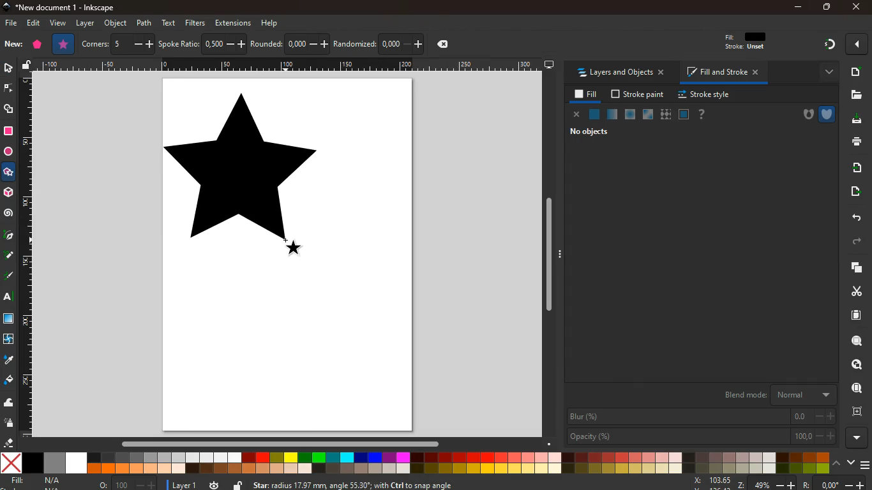 This screenshot has width=872, height=490. I want to click on filters, so click(195, 22).